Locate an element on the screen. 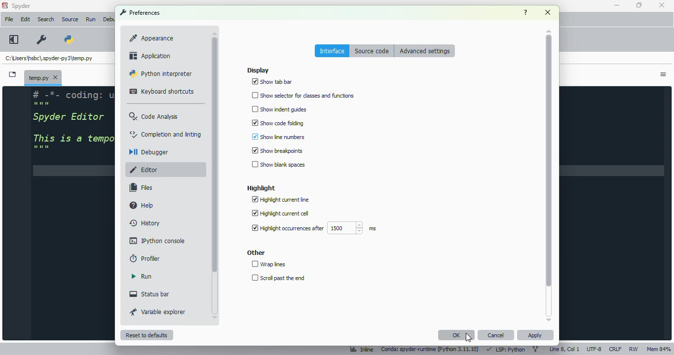 The image size is (674, 355). highlight occurrences after 1500 ms is located at coordinates (312, 228).